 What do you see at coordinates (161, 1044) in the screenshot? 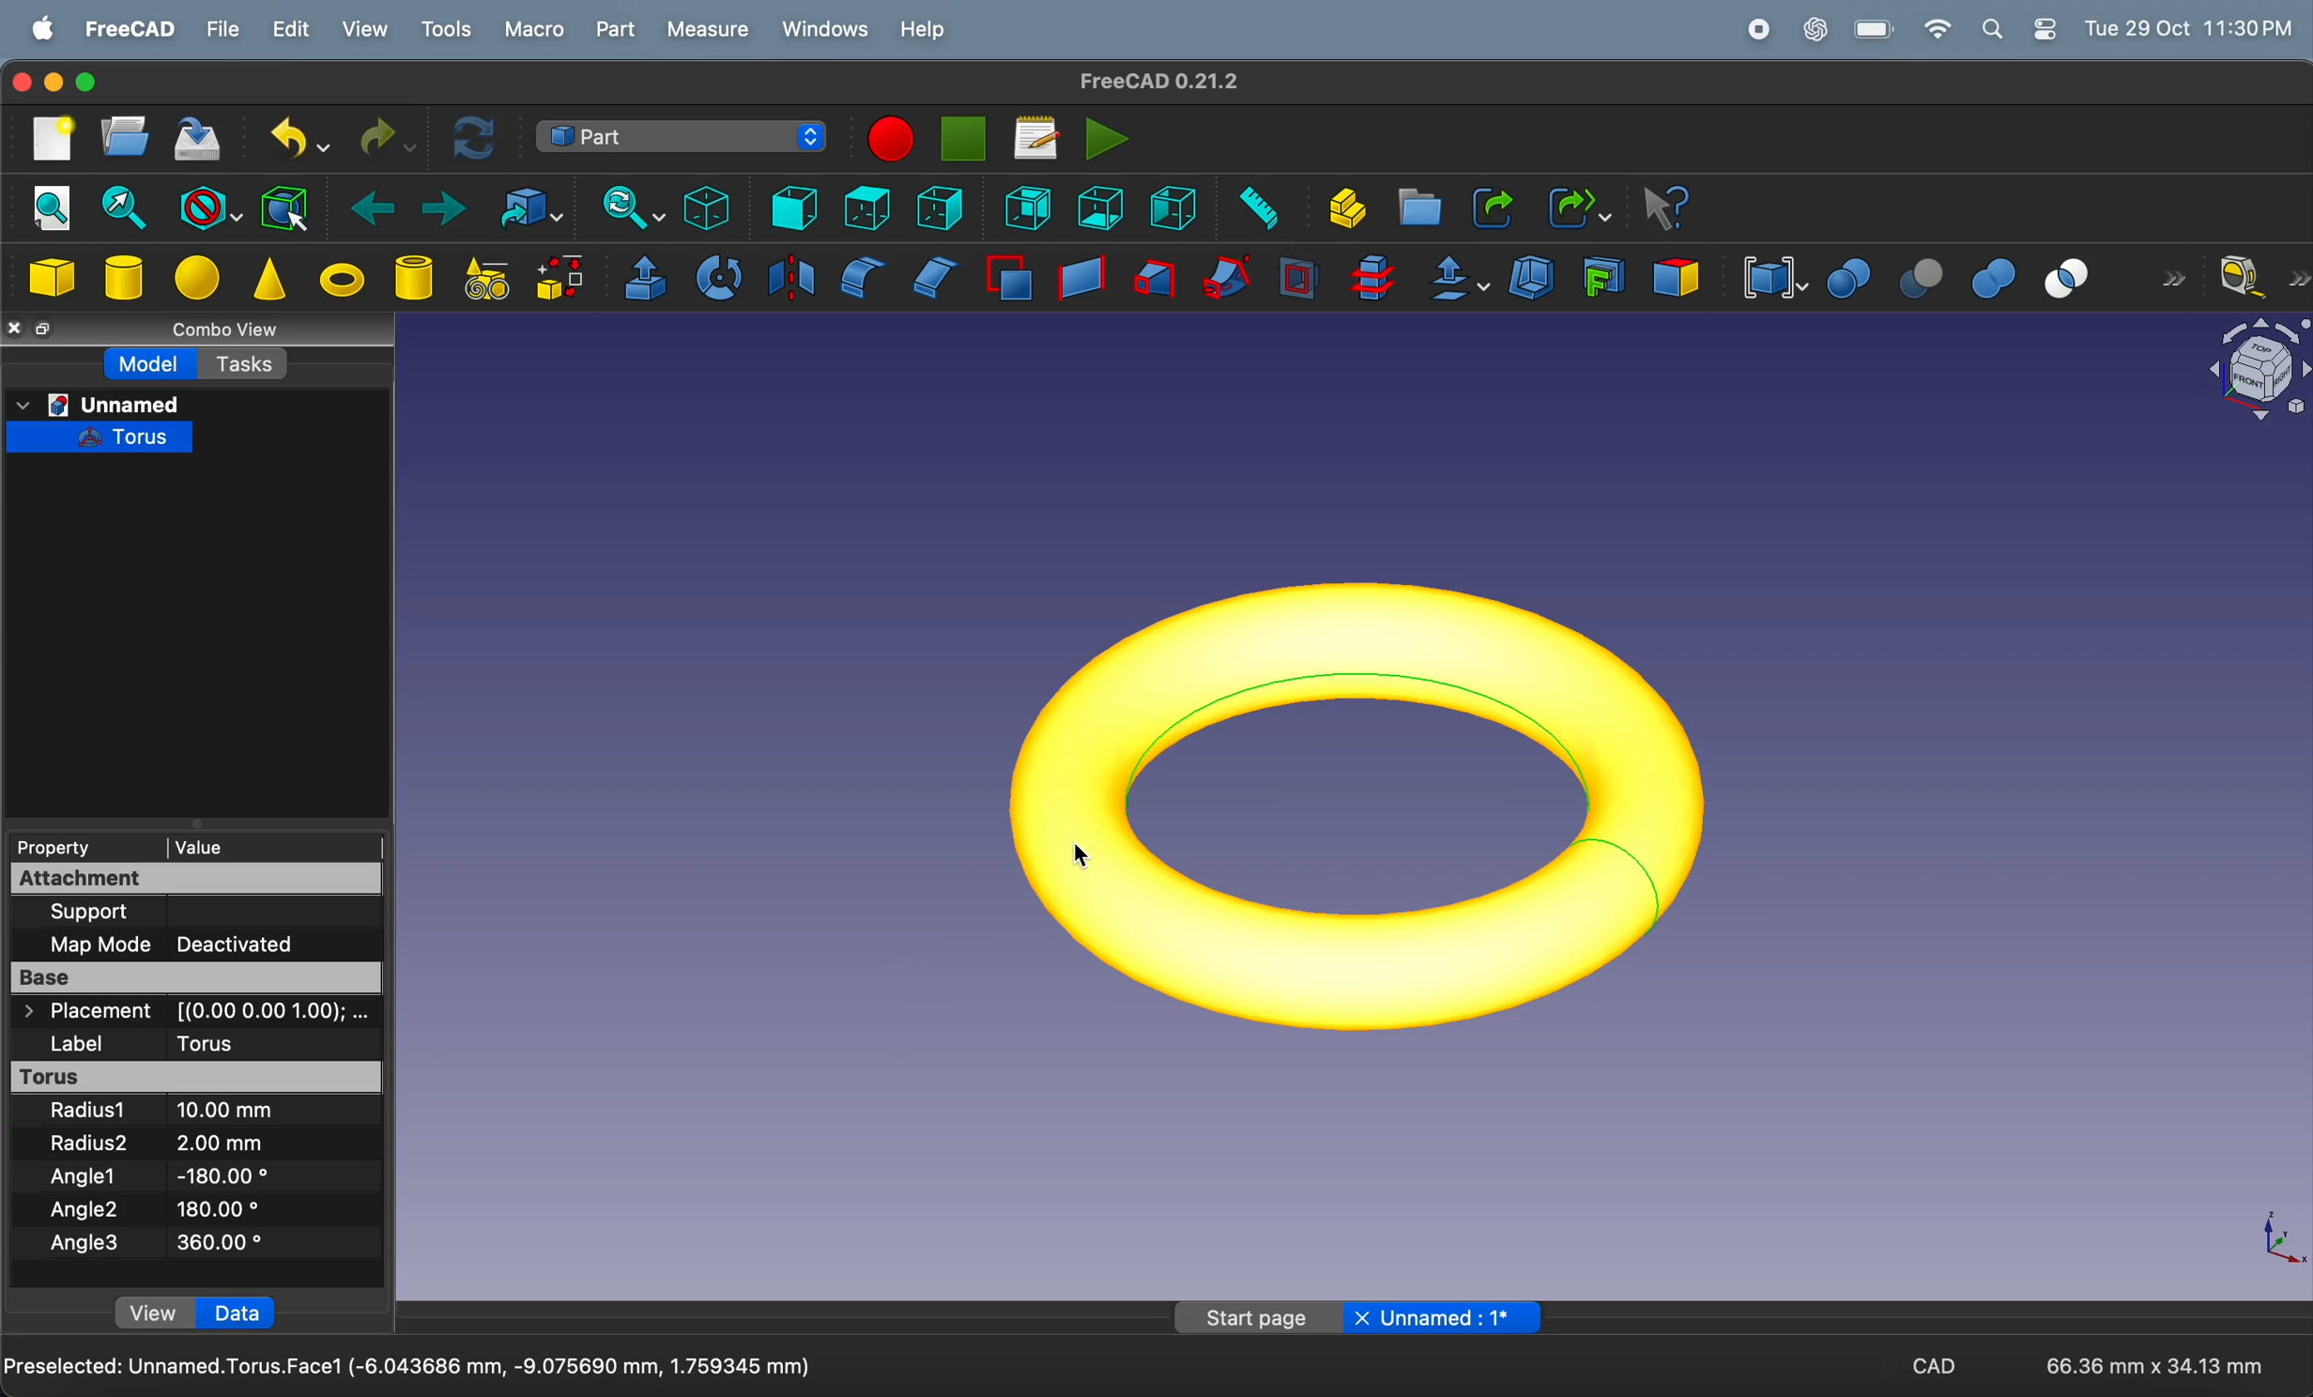
I see `label torus` at bounding box center [161, 1044].